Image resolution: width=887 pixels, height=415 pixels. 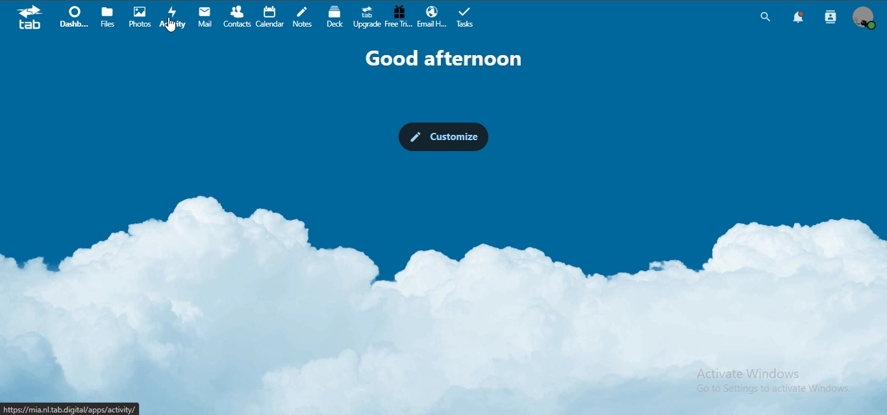 What do you see at coordinates (398, 17) in the screenshot?
I see `free trial` at bounding box center [398, 17].